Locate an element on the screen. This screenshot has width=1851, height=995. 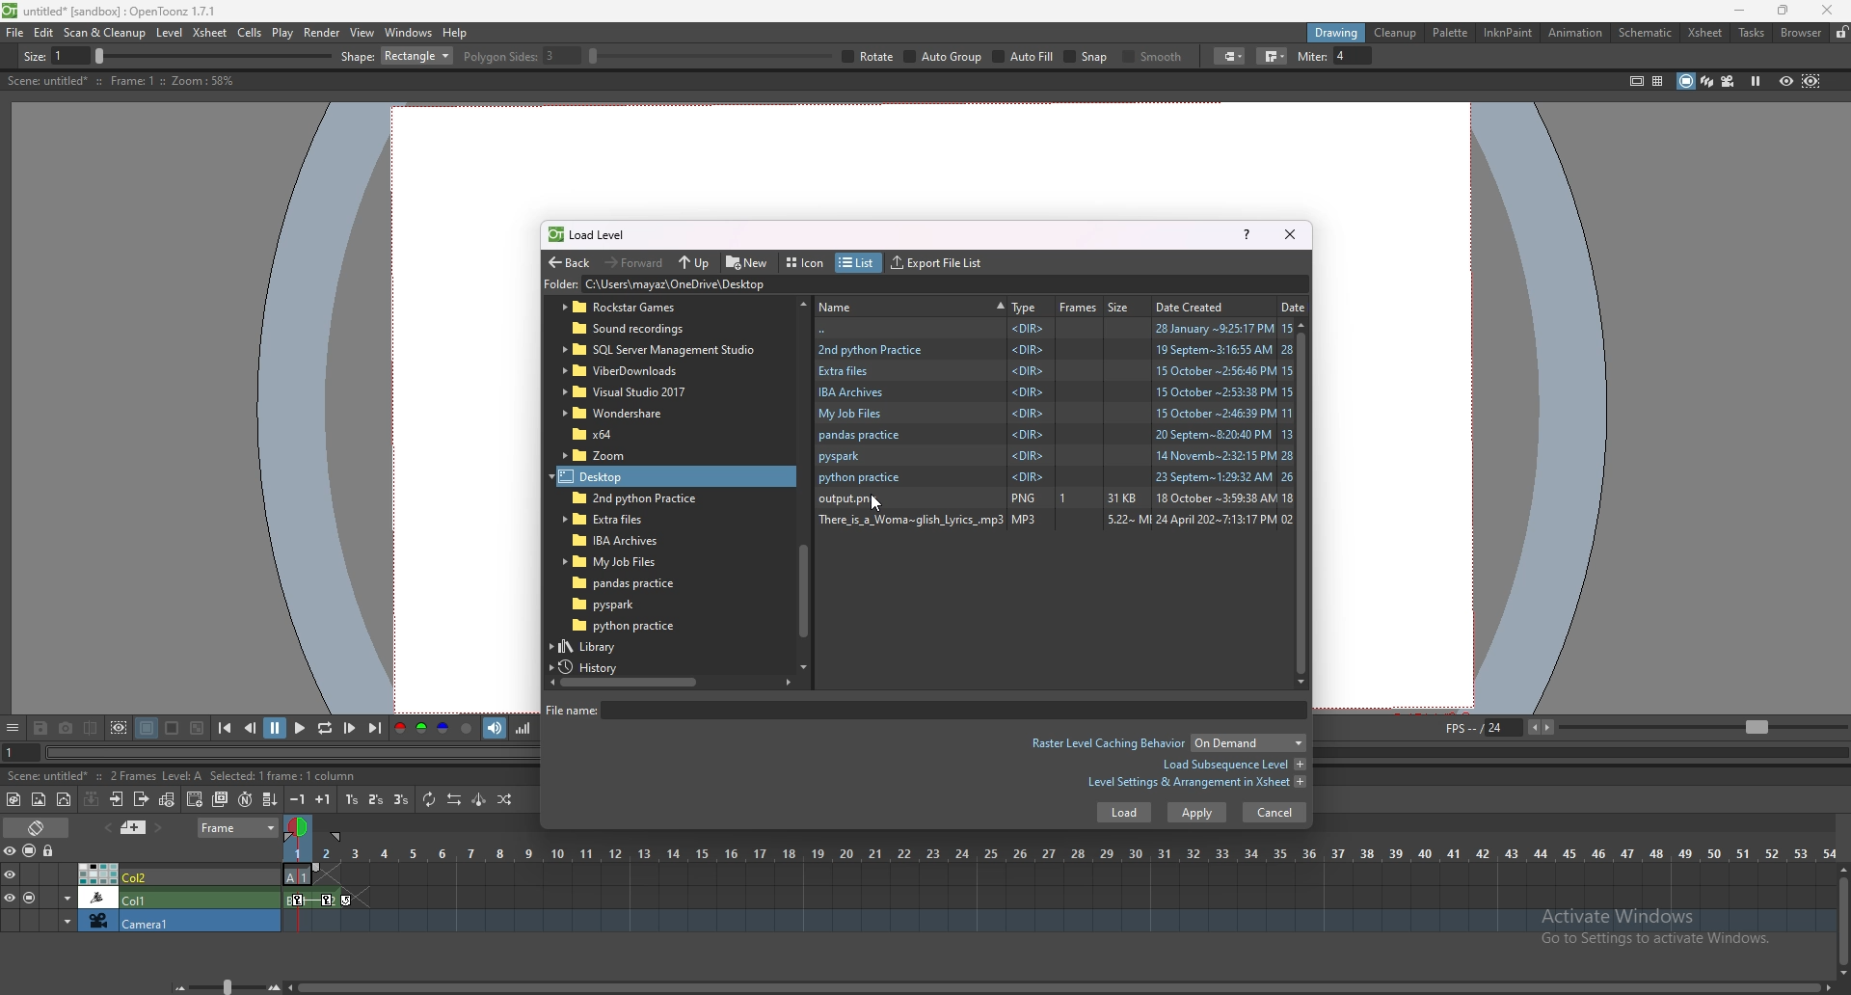
folder is located at coordinates (620, 413).